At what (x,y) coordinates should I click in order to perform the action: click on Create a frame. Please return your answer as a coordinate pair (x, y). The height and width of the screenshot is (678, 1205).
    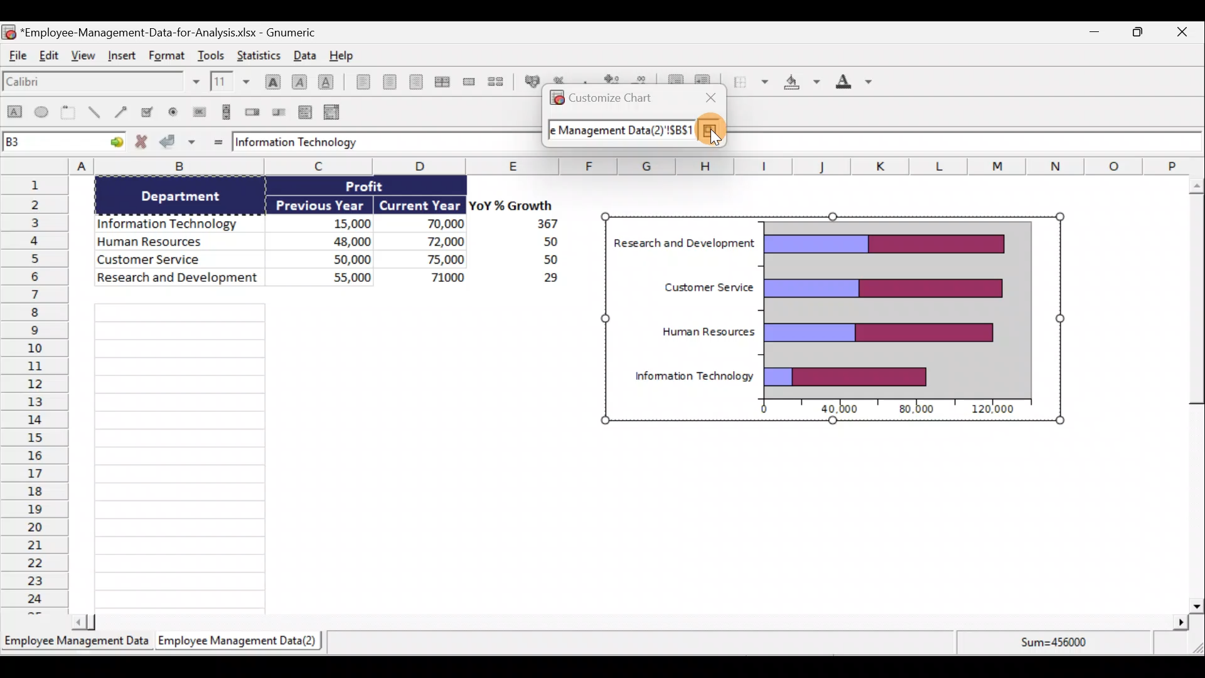
    Looking at the image, I should click on (68, 112).